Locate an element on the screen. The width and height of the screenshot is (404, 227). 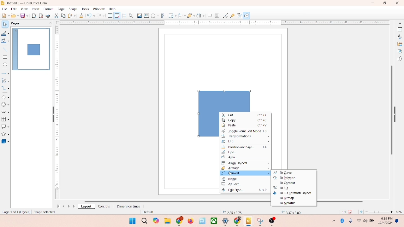
navigator is located at coordinates (400, 51).